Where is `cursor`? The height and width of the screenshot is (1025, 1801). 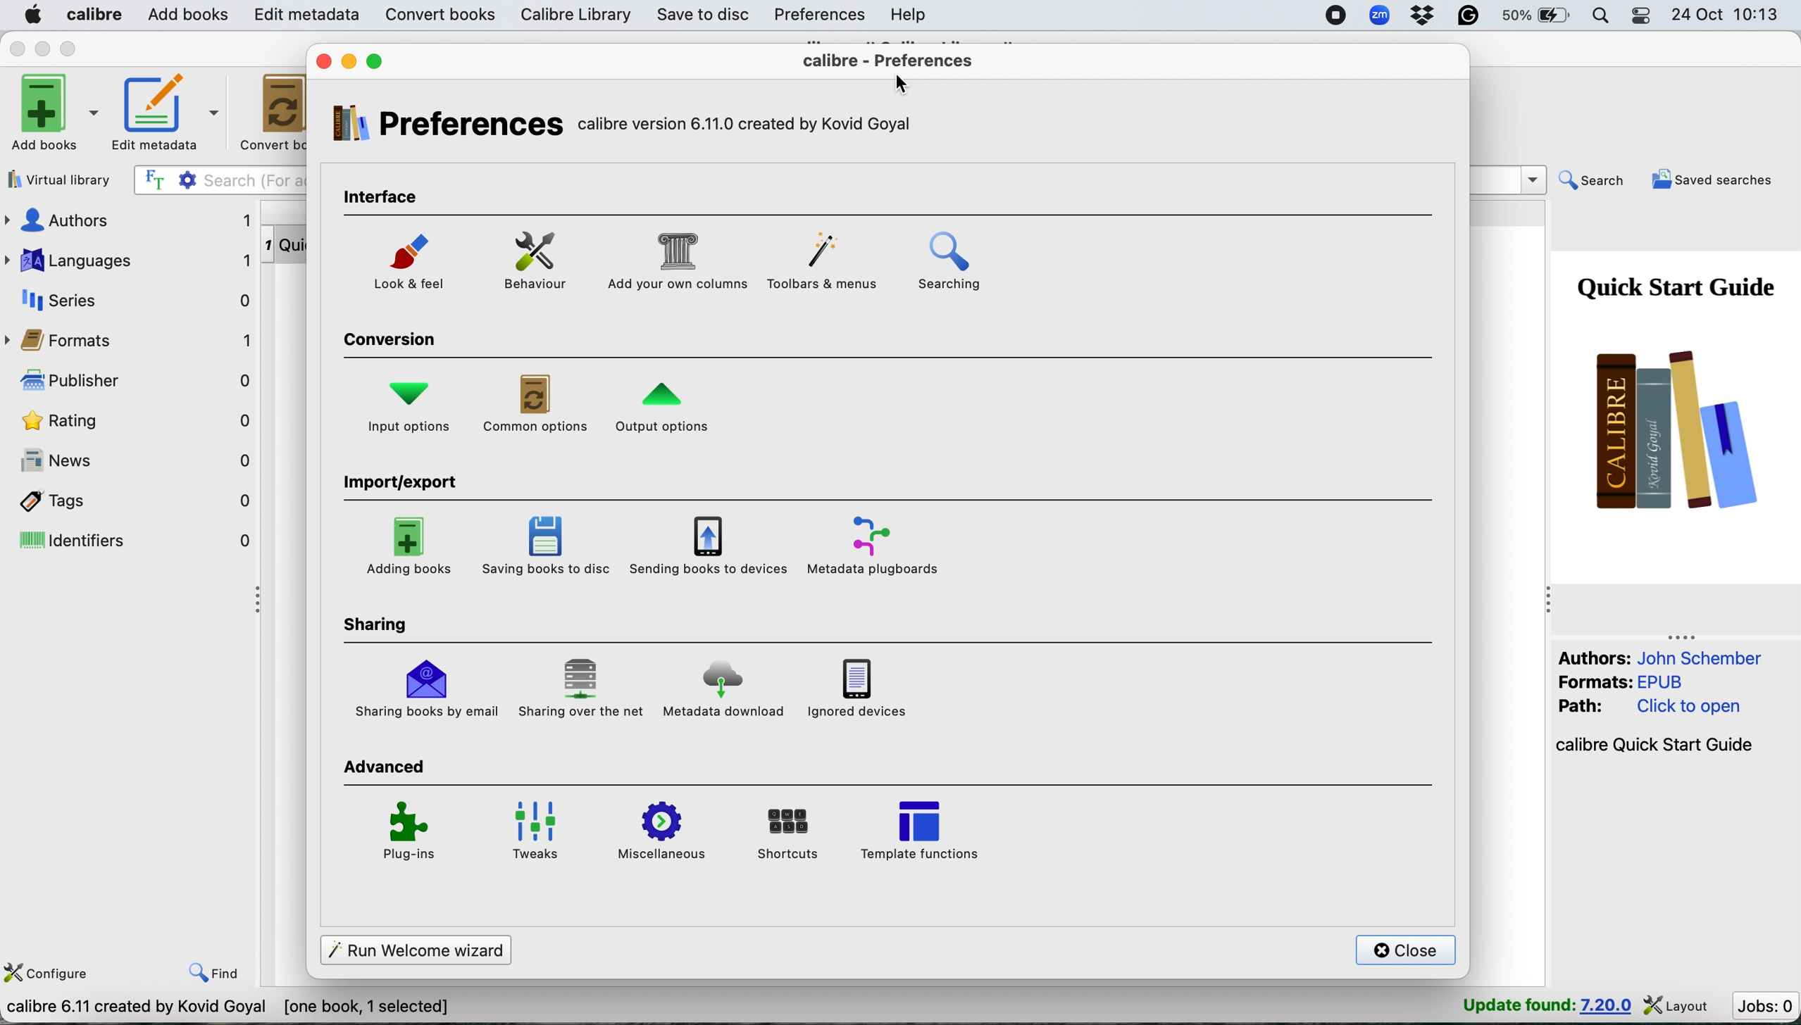
cursor is located at coordinates (902, 87).